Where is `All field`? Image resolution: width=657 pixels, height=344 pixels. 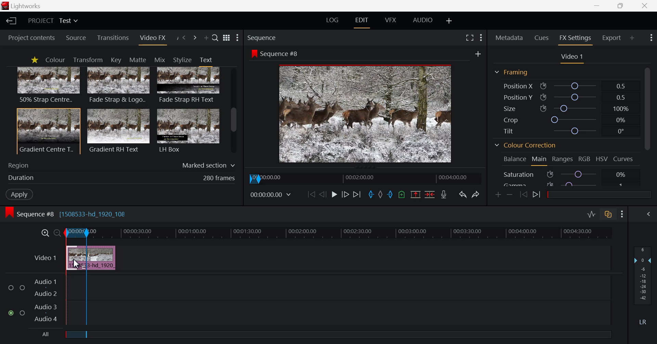 All field is located at coordinates (342, 334).